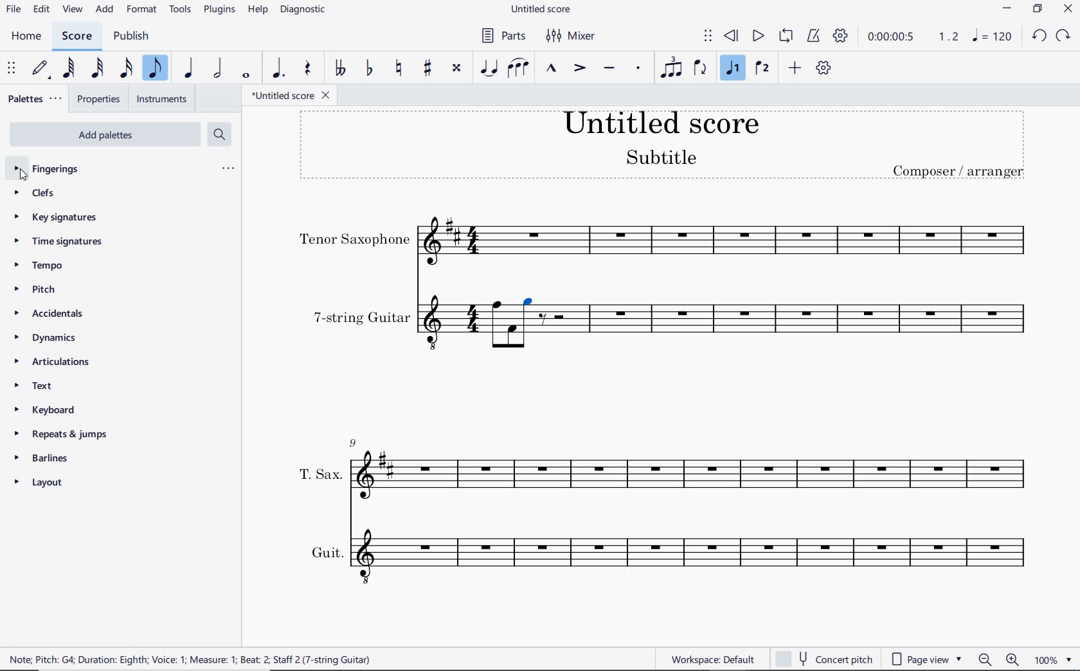 The width and height of the screenshot is (1080, 671). What do you see at coordinates (790, 325) in the screenshot?
I see `INSTRUMENT: 7-STRING GUITAR` at bounding box center [790, 325].